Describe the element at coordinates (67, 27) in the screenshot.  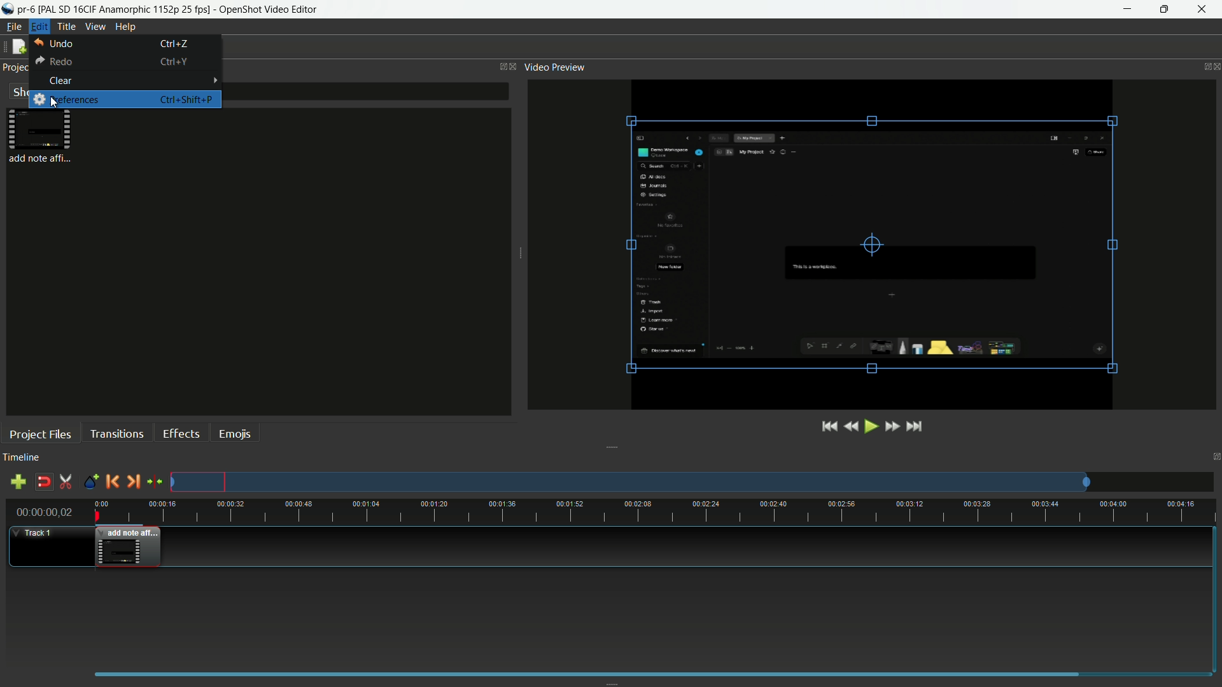
I see `Title` at that location.